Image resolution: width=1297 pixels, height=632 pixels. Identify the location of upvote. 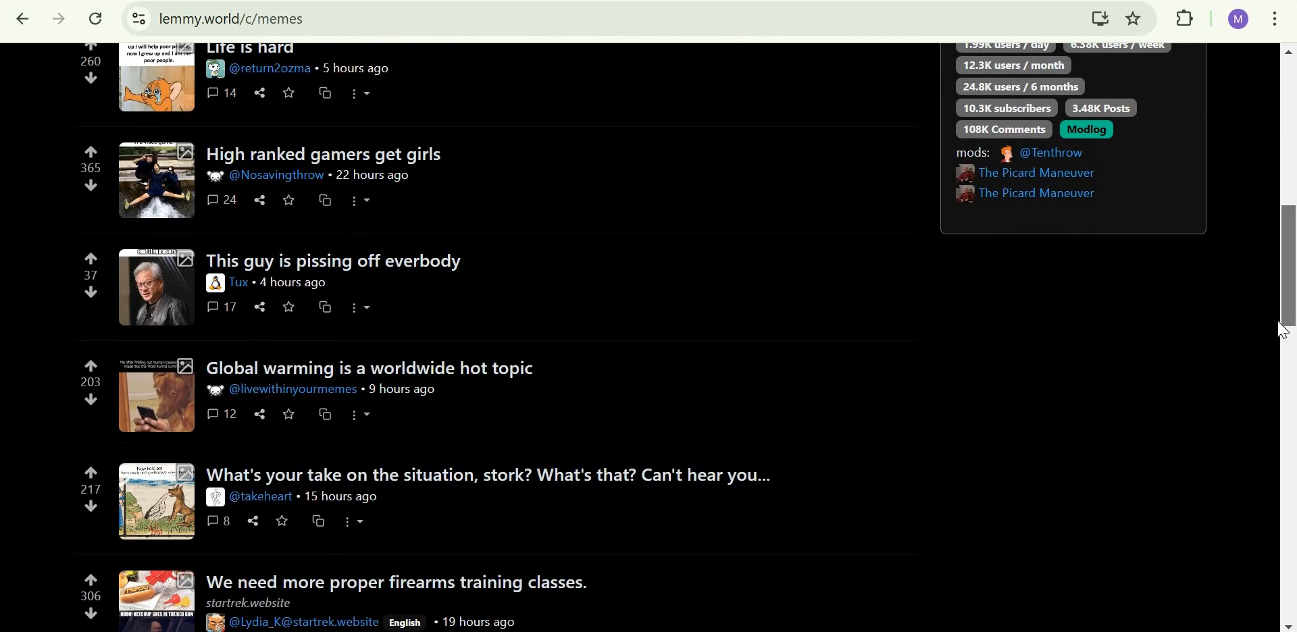
(92, 577).